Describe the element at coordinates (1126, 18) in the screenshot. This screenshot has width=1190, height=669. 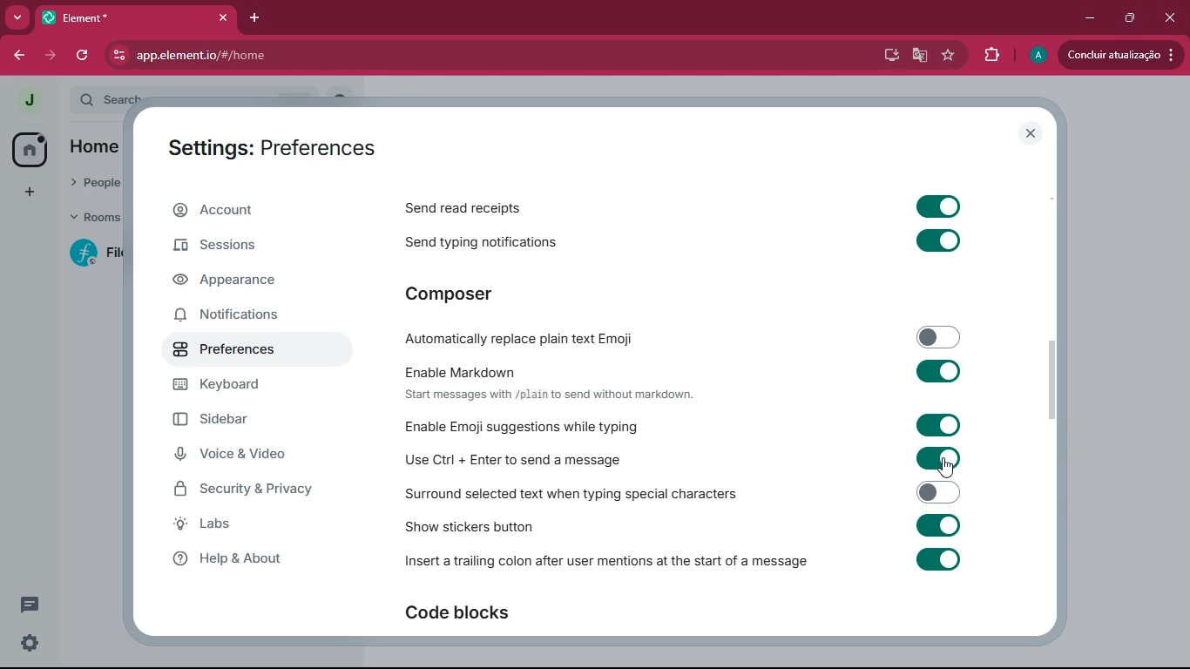
I see `maximize` at that location.